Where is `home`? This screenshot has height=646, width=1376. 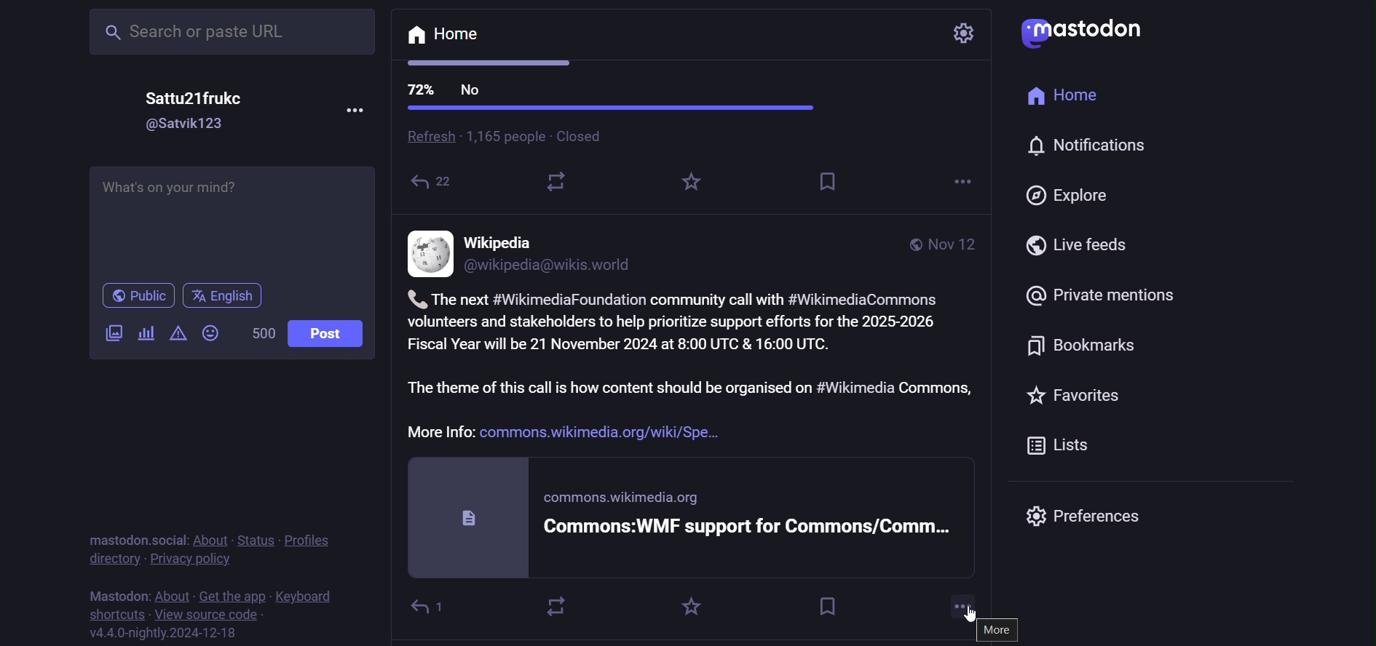 home is located at coordinates (443, 36).